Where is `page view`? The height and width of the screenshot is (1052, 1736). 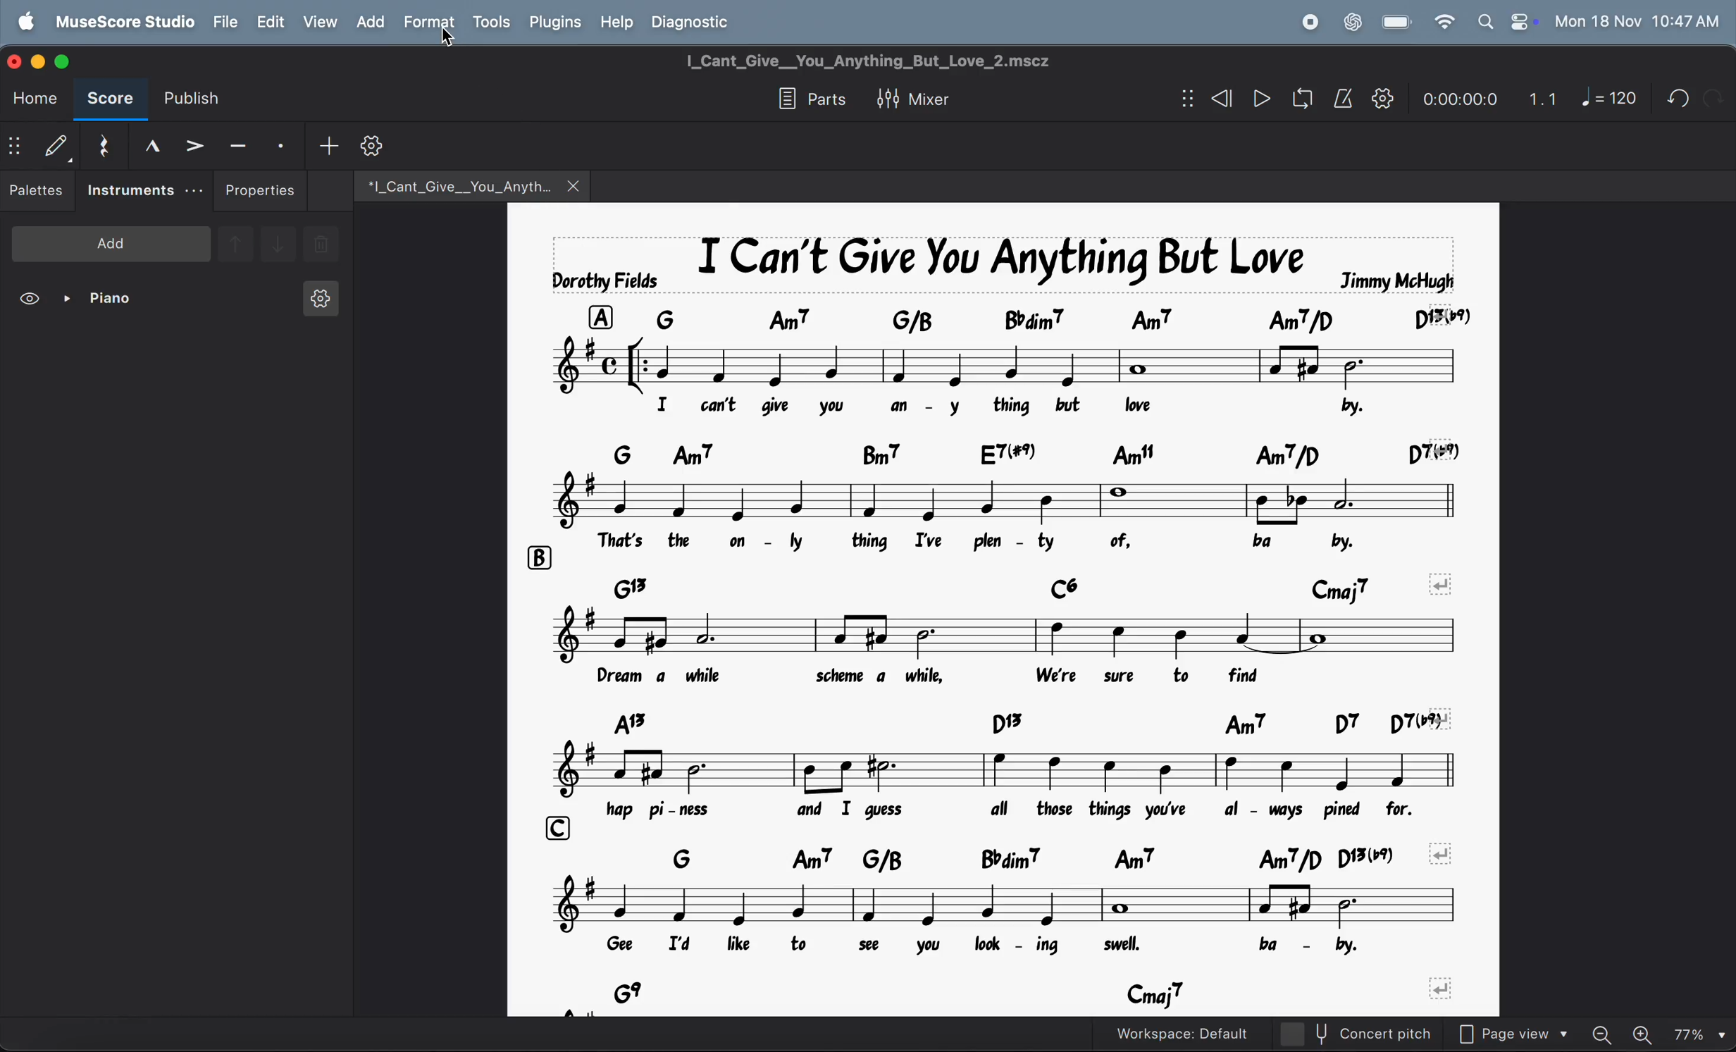
page view is located at coordinates (1520, 1032).